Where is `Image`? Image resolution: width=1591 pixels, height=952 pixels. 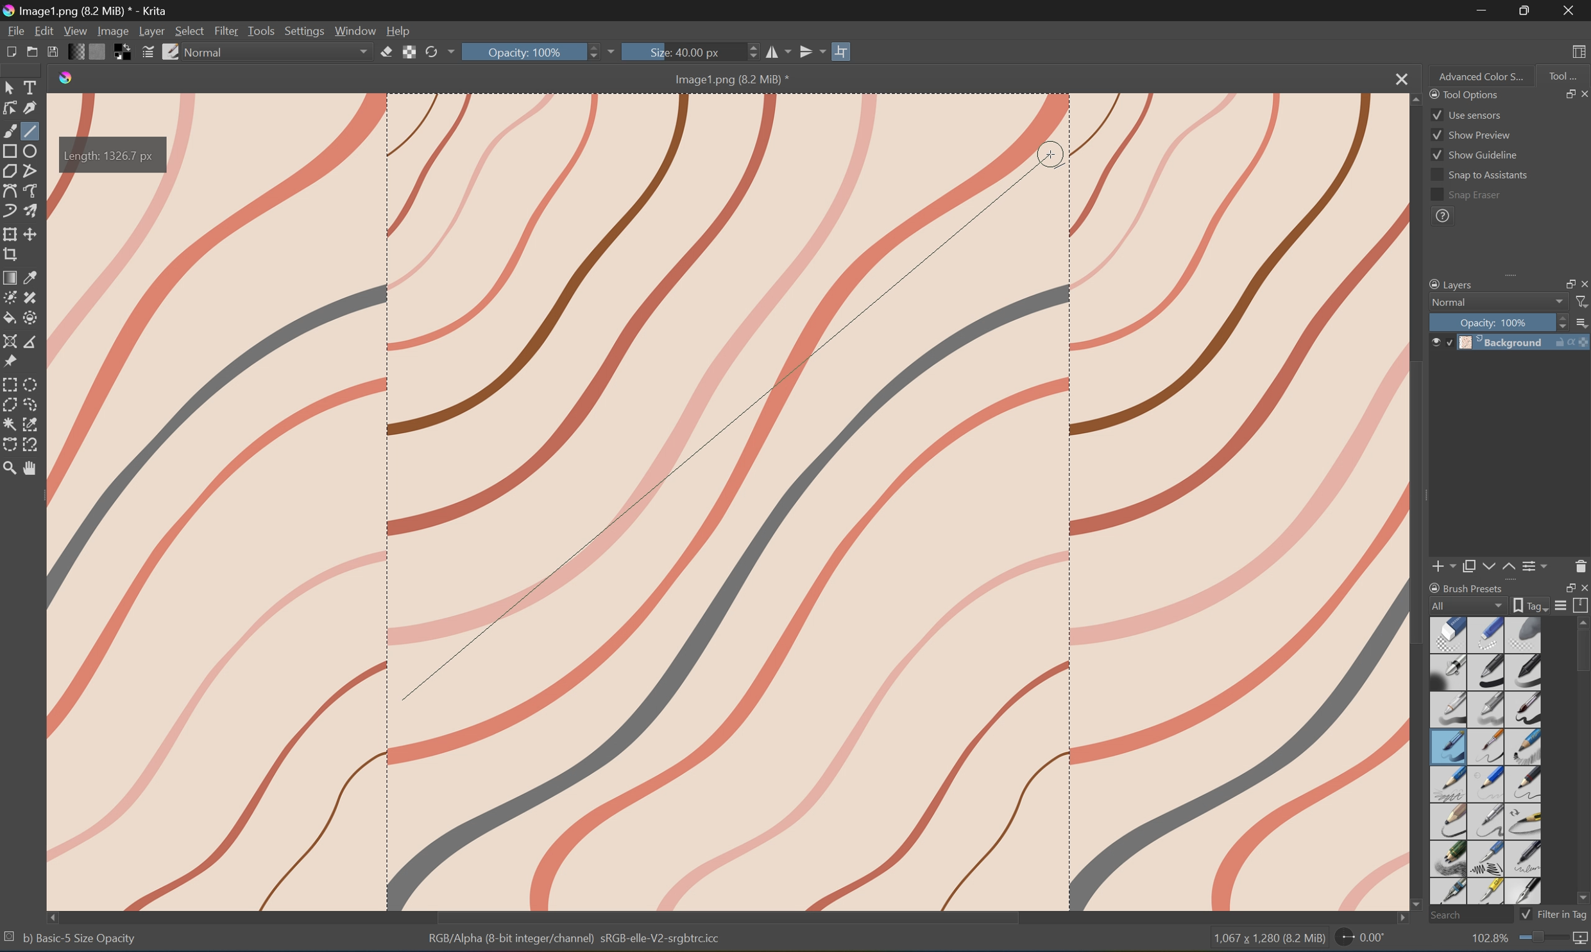 Image is located at coordinates (112, 30).